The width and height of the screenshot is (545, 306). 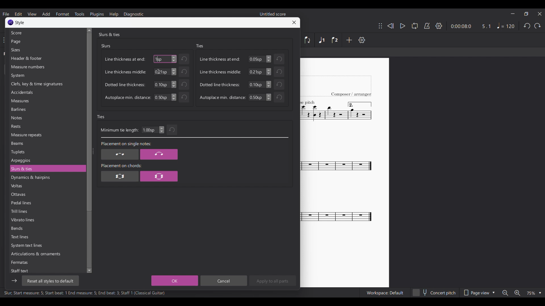 I want to click on Undo, so click(x=184, y=84).